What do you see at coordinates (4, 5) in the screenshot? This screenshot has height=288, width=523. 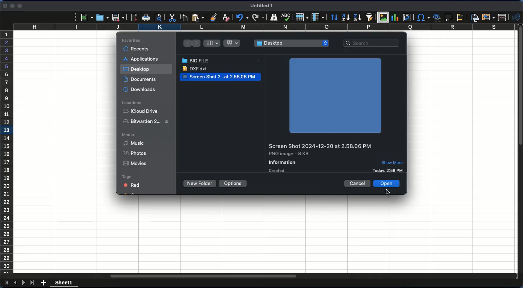 I see `close` at bounding box center [4, 5].